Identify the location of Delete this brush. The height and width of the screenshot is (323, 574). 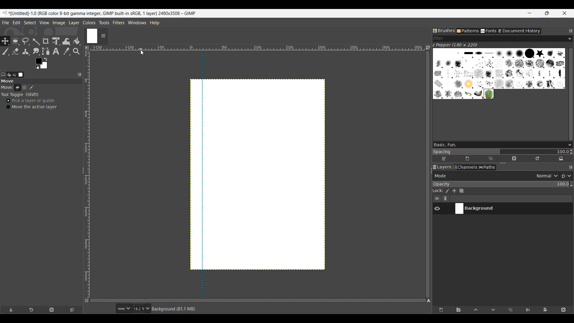
(514, 159).